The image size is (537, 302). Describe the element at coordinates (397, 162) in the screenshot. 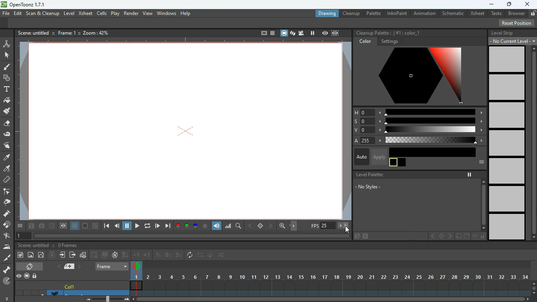

I see `color` at that location.